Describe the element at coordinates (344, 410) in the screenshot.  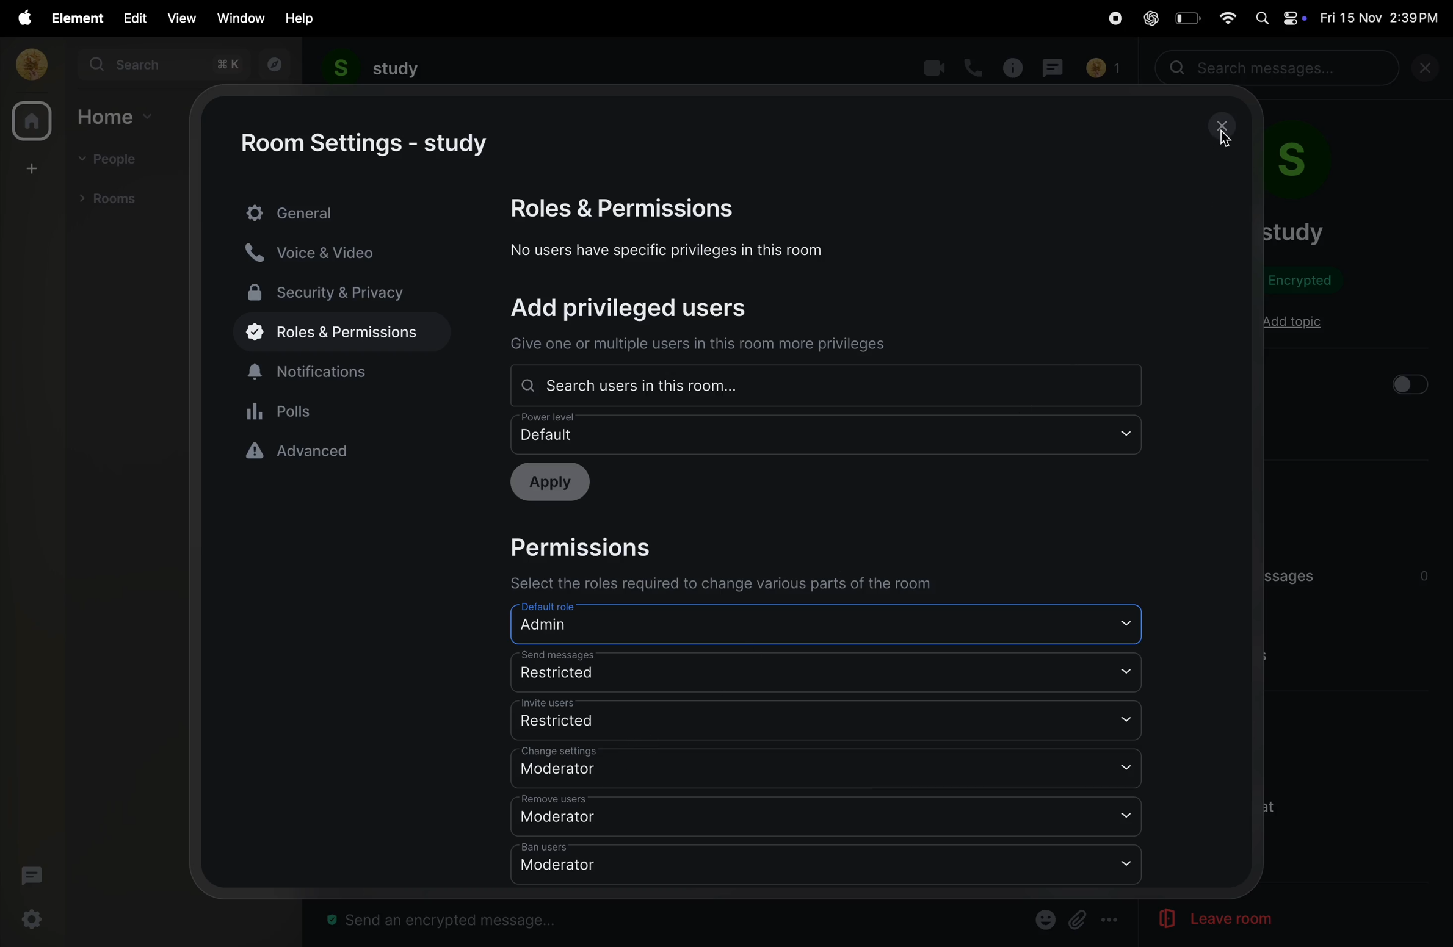
I see `Polls` at that location.